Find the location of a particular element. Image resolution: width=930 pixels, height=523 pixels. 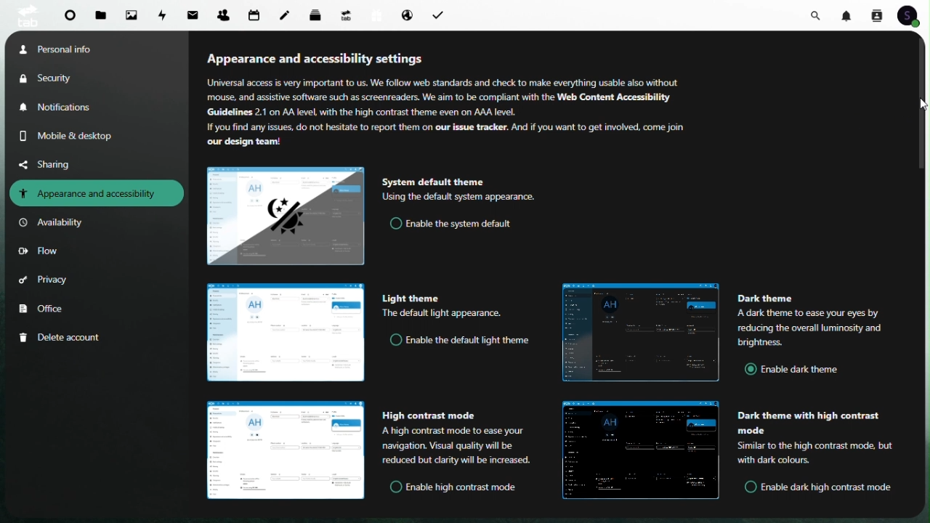

Calendar is located at coordinates (254, 15).